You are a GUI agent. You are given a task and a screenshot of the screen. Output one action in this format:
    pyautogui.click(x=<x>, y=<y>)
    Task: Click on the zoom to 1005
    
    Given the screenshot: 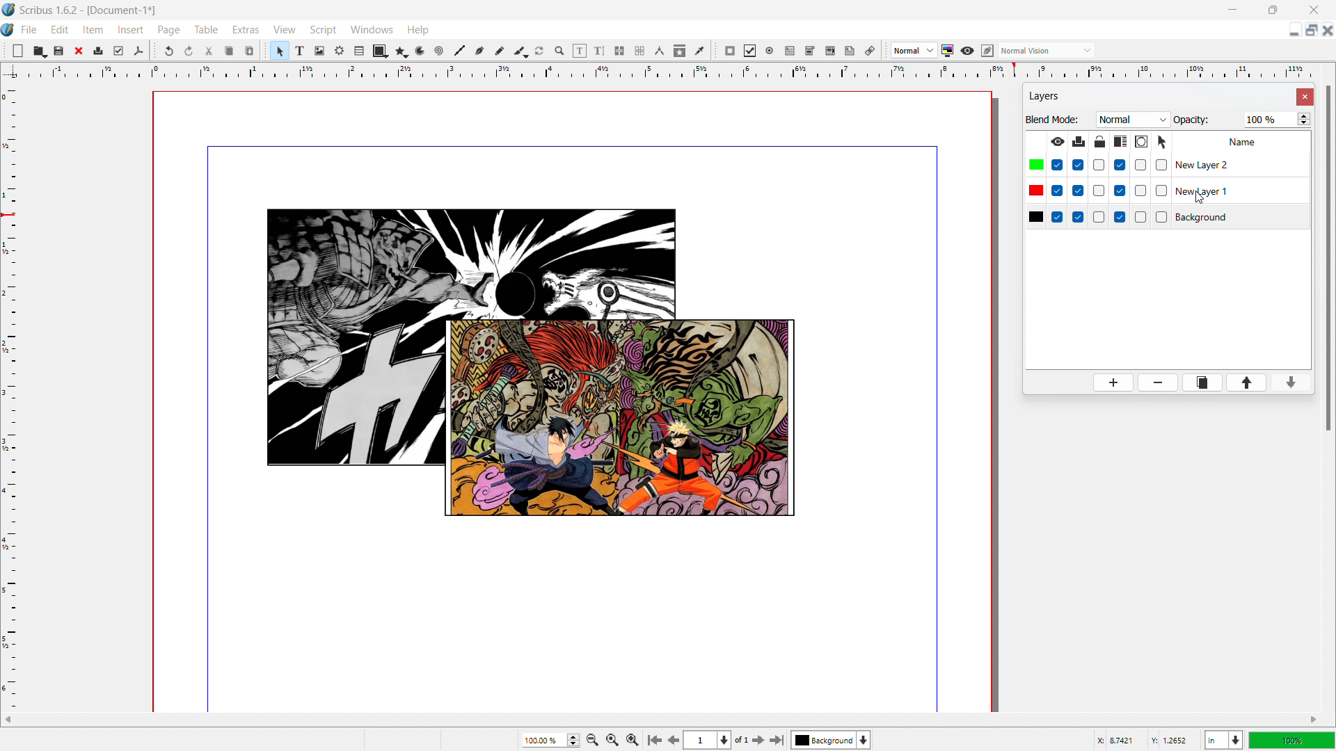 What is the action you would take?
    pyautogui.click(x=612, y=739)
    